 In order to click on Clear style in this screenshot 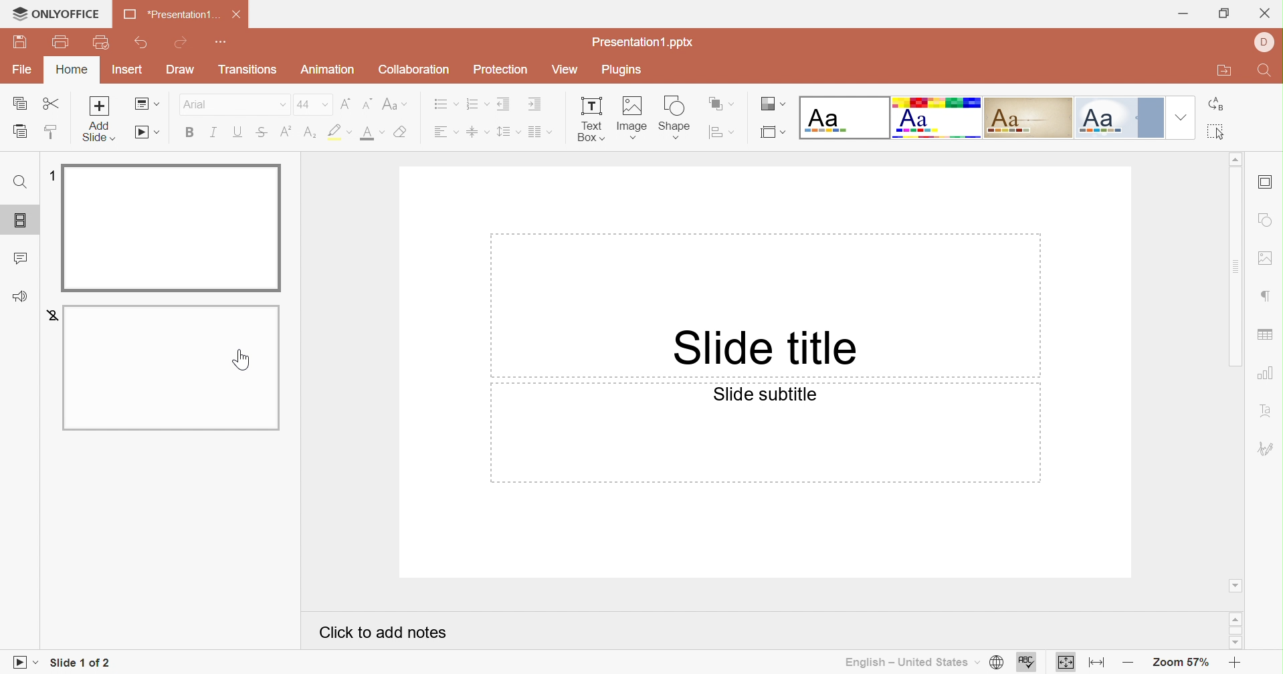, I will do `click(402, 132)`.